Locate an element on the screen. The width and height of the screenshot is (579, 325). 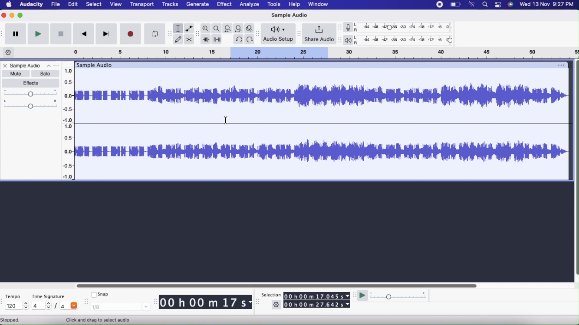
Zoom out is located at coordinates (217, 29).